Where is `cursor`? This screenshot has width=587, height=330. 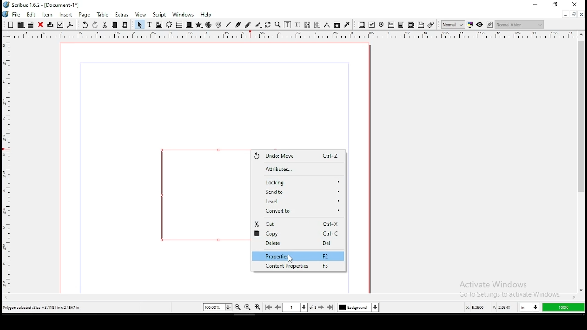 cursor is located at coordinates (289, 259).